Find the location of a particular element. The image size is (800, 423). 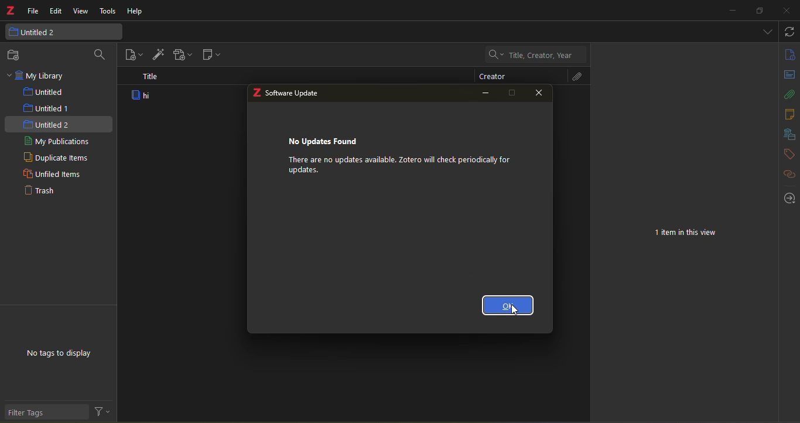

add attach is located at coordinates (183, 54).